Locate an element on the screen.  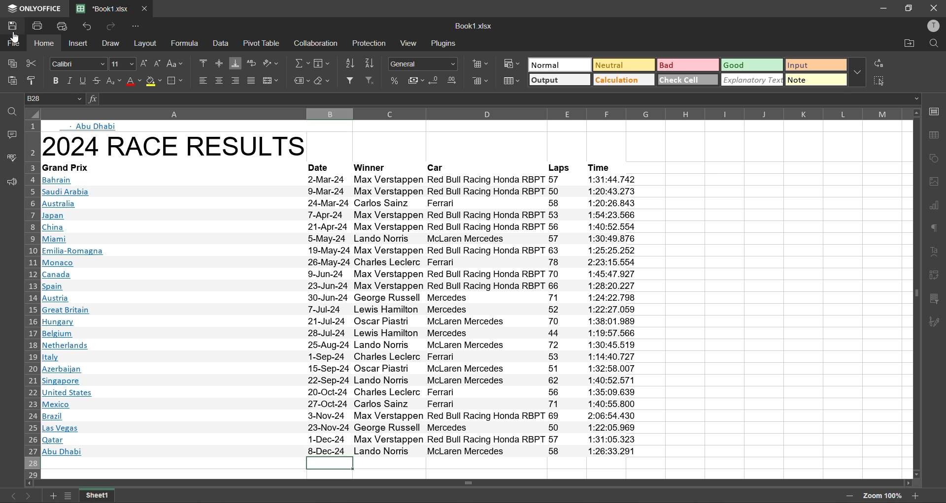
close tab is located at coordinates (147, 8).